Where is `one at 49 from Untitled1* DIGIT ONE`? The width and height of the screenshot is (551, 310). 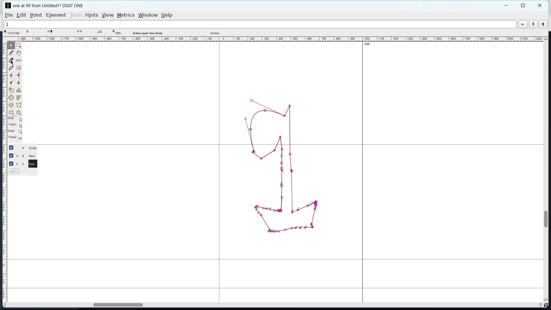
one at 49 from Untitled1* DIGIT ONE is located at coordinates (51, 5).